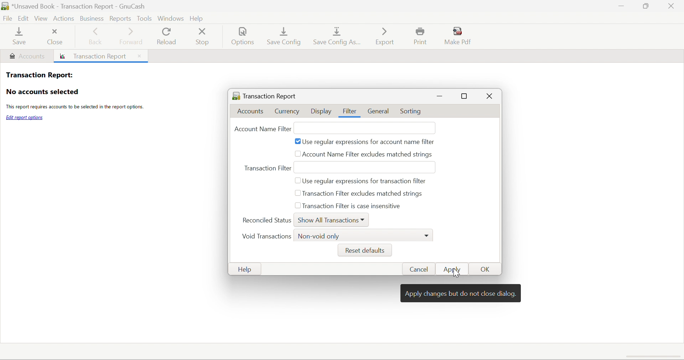 The image size is (684, 360). I want to click on Currency, so click(288, 111).